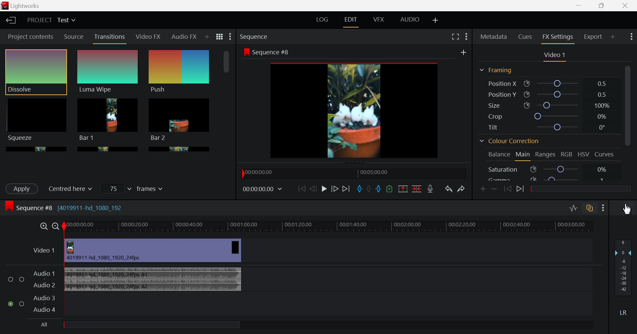 The height and width of the screenshot is (334, 637). I want to click on Full Screen, so click(455, 36).